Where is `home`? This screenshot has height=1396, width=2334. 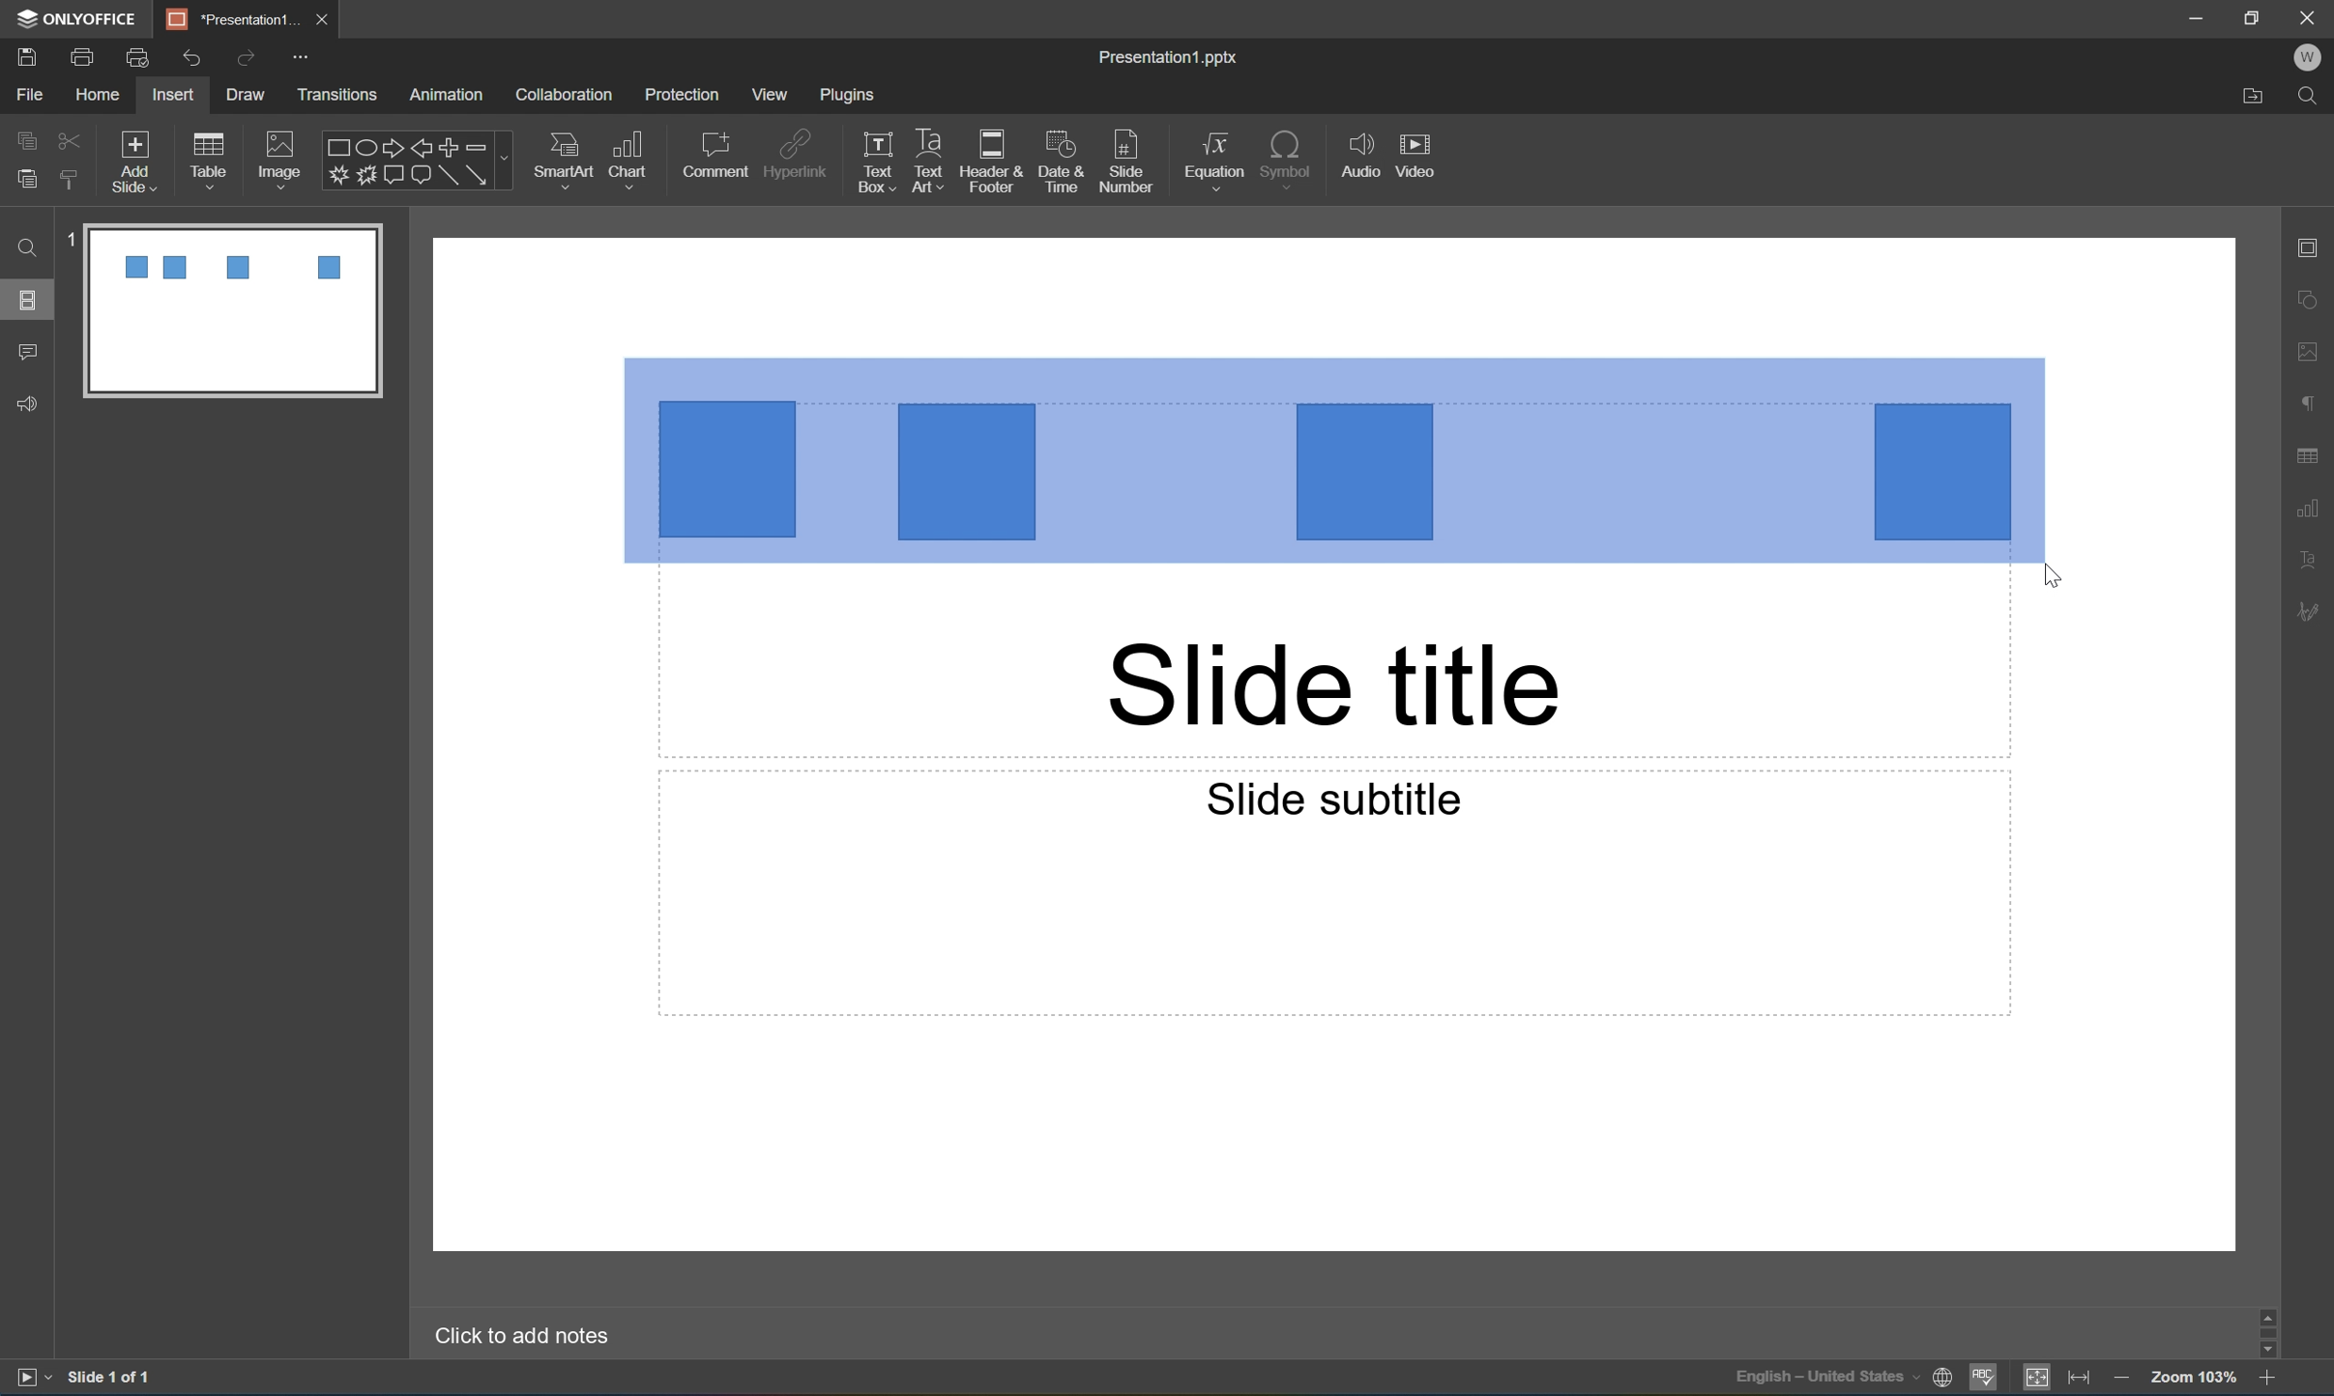
home is located at coordinates (96, 96).